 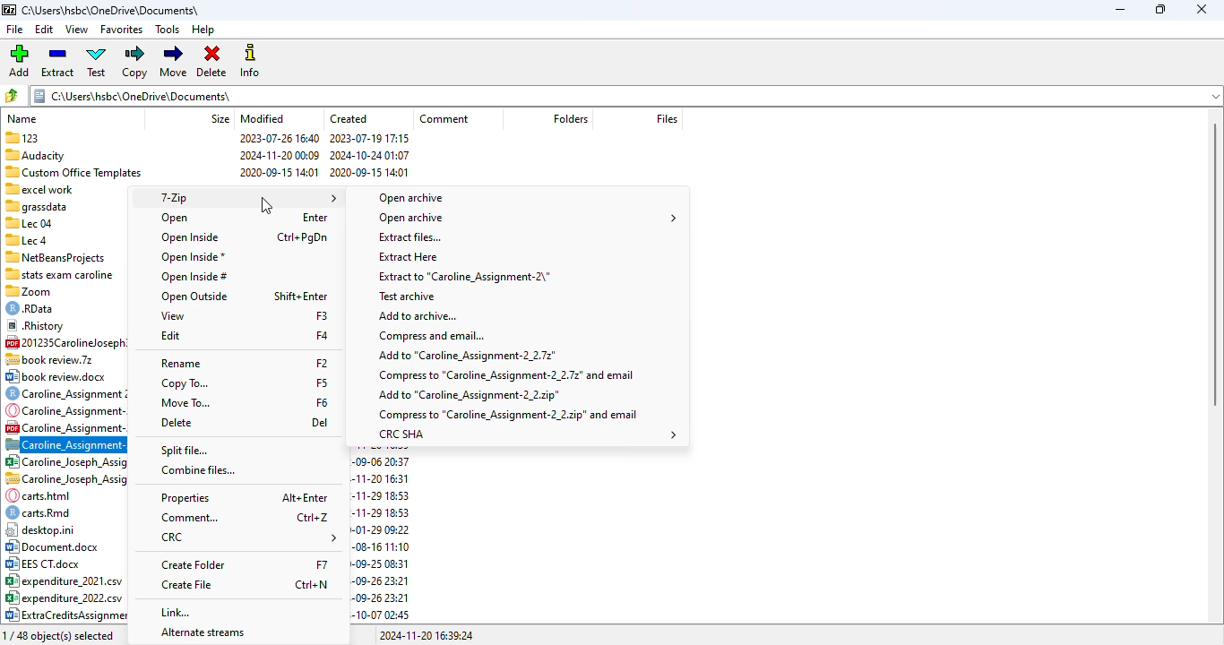 I want to click on ©) Caroline_Assignment 2.... 5703 2023-10-06 15:41 2023-09-26 23:53, so click(x=66, y=392).